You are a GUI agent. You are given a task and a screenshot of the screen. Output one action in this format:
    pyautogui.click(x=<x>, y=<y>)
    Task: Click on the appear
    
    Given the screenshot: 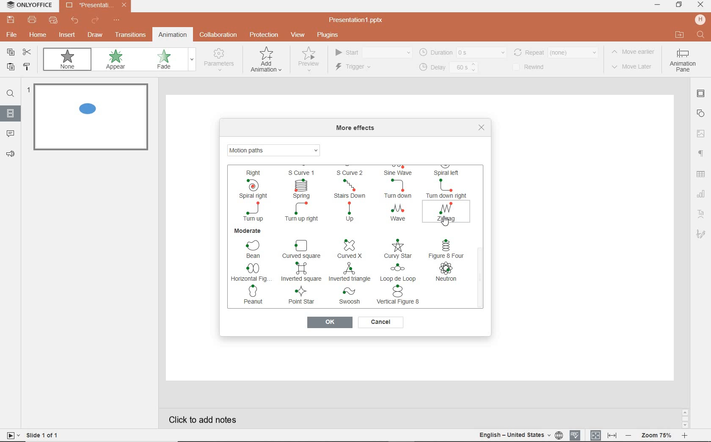 What is the action you would take?
    pyautogui.click(x=117, y=61)
    